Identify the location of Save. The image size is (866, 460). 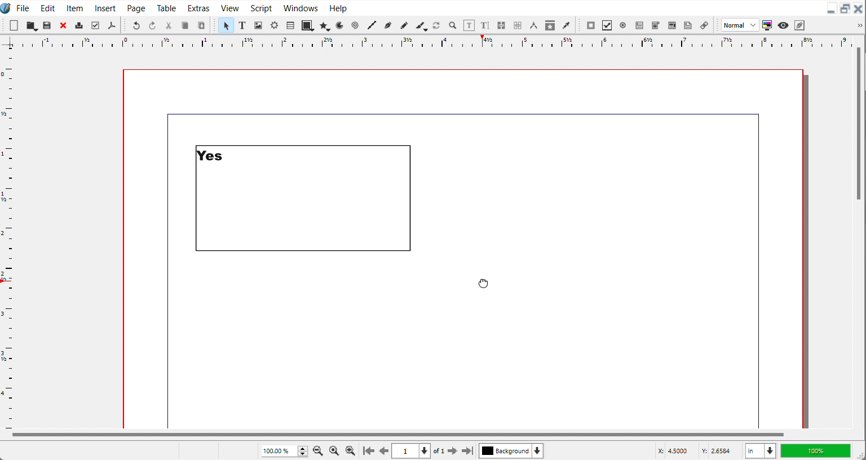
(32, 25).